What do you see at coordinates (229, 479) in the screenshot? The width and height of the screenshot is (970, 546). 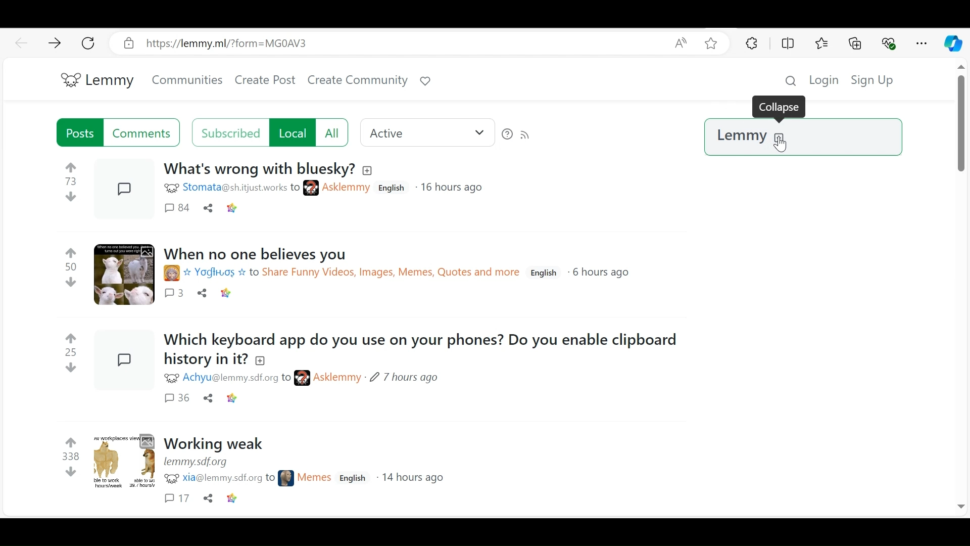 I see `mentions` at bounding box center [229, 479].